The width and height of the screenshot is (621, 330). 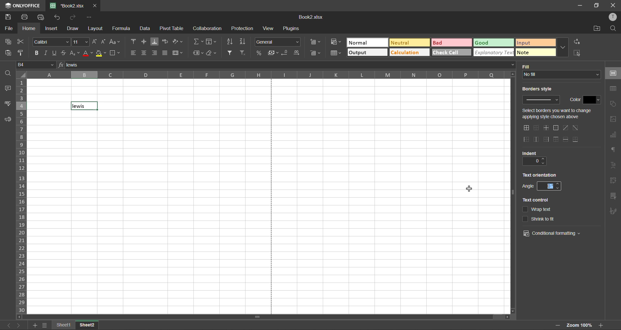 I want to click on wrap text, so click(x=165, y=42).